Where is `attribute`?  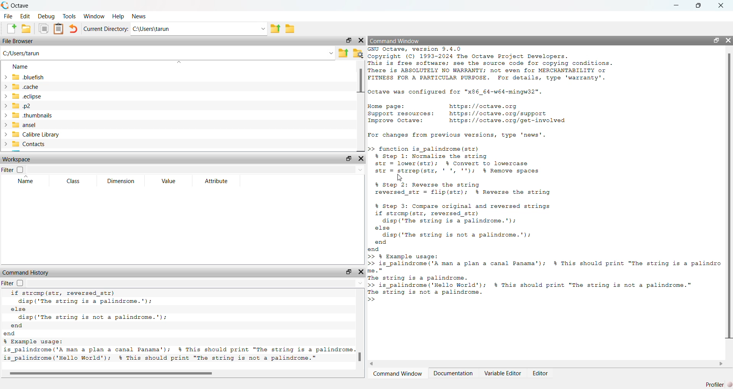
attribute is located at coordinates (216, 181).